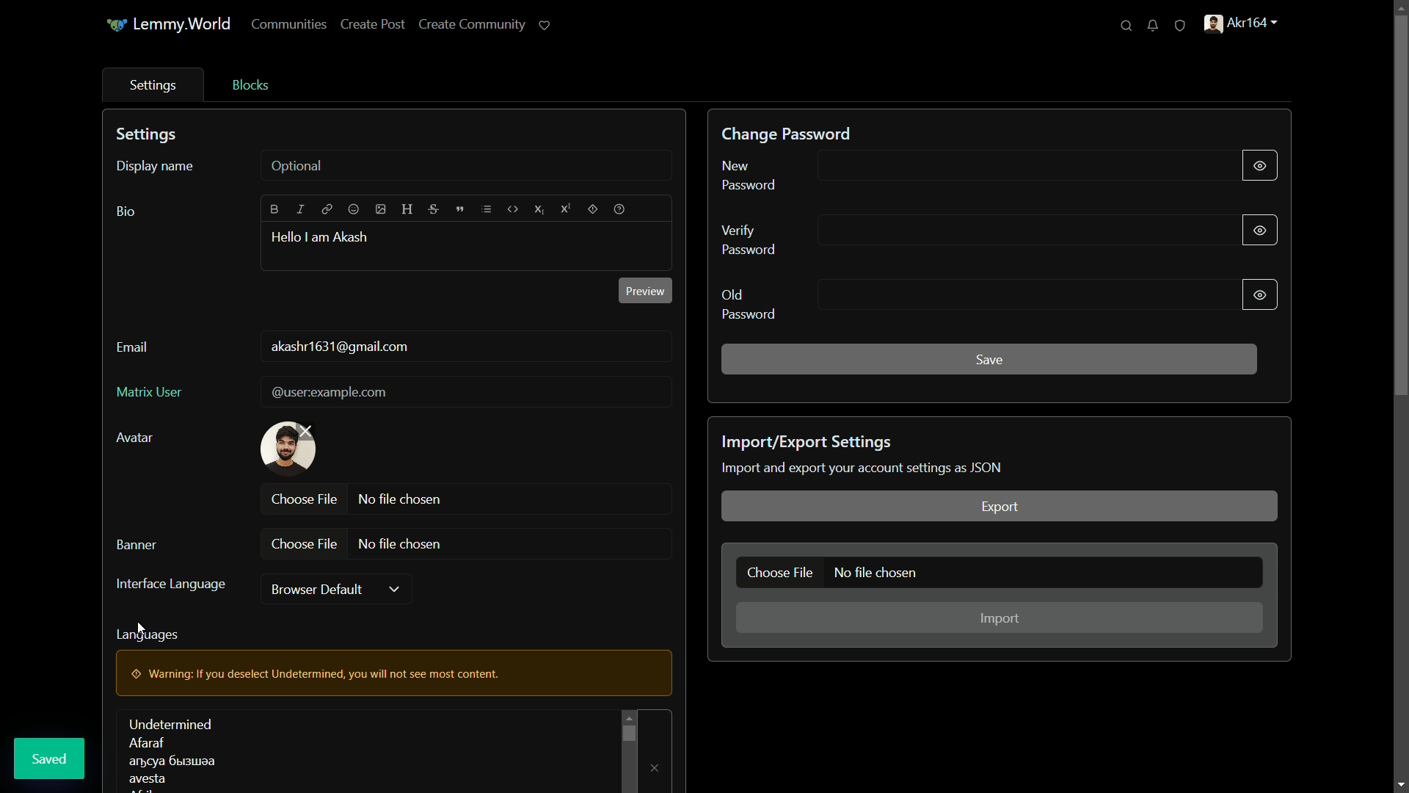 The height and width of the screenshot is (793, 1409). What do you see at coordinates (133, 347) in the screenshot?
I see `email` at bounding box center [133, 347].